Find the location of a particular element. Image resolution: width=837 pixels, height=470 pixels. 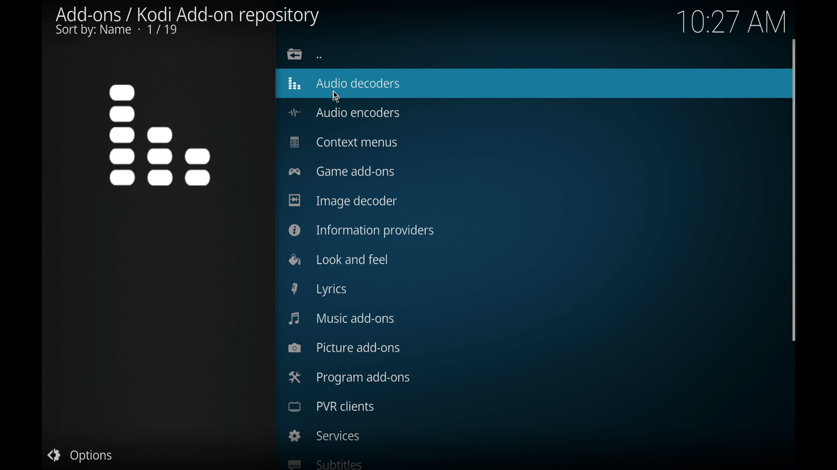

folder  is located at coordinates (295, 54).